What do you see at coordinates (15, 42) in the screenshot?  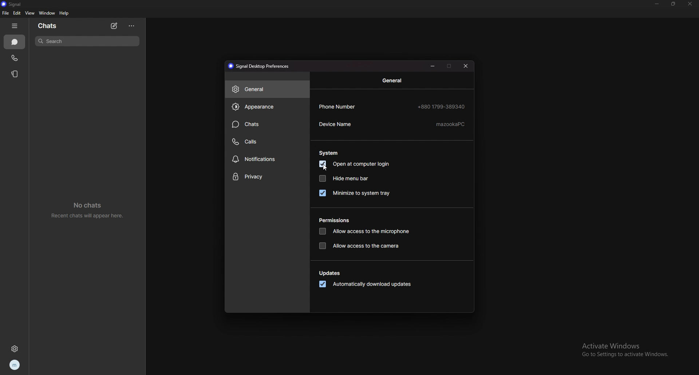 I see `chats` at bounding box center [15, 42].